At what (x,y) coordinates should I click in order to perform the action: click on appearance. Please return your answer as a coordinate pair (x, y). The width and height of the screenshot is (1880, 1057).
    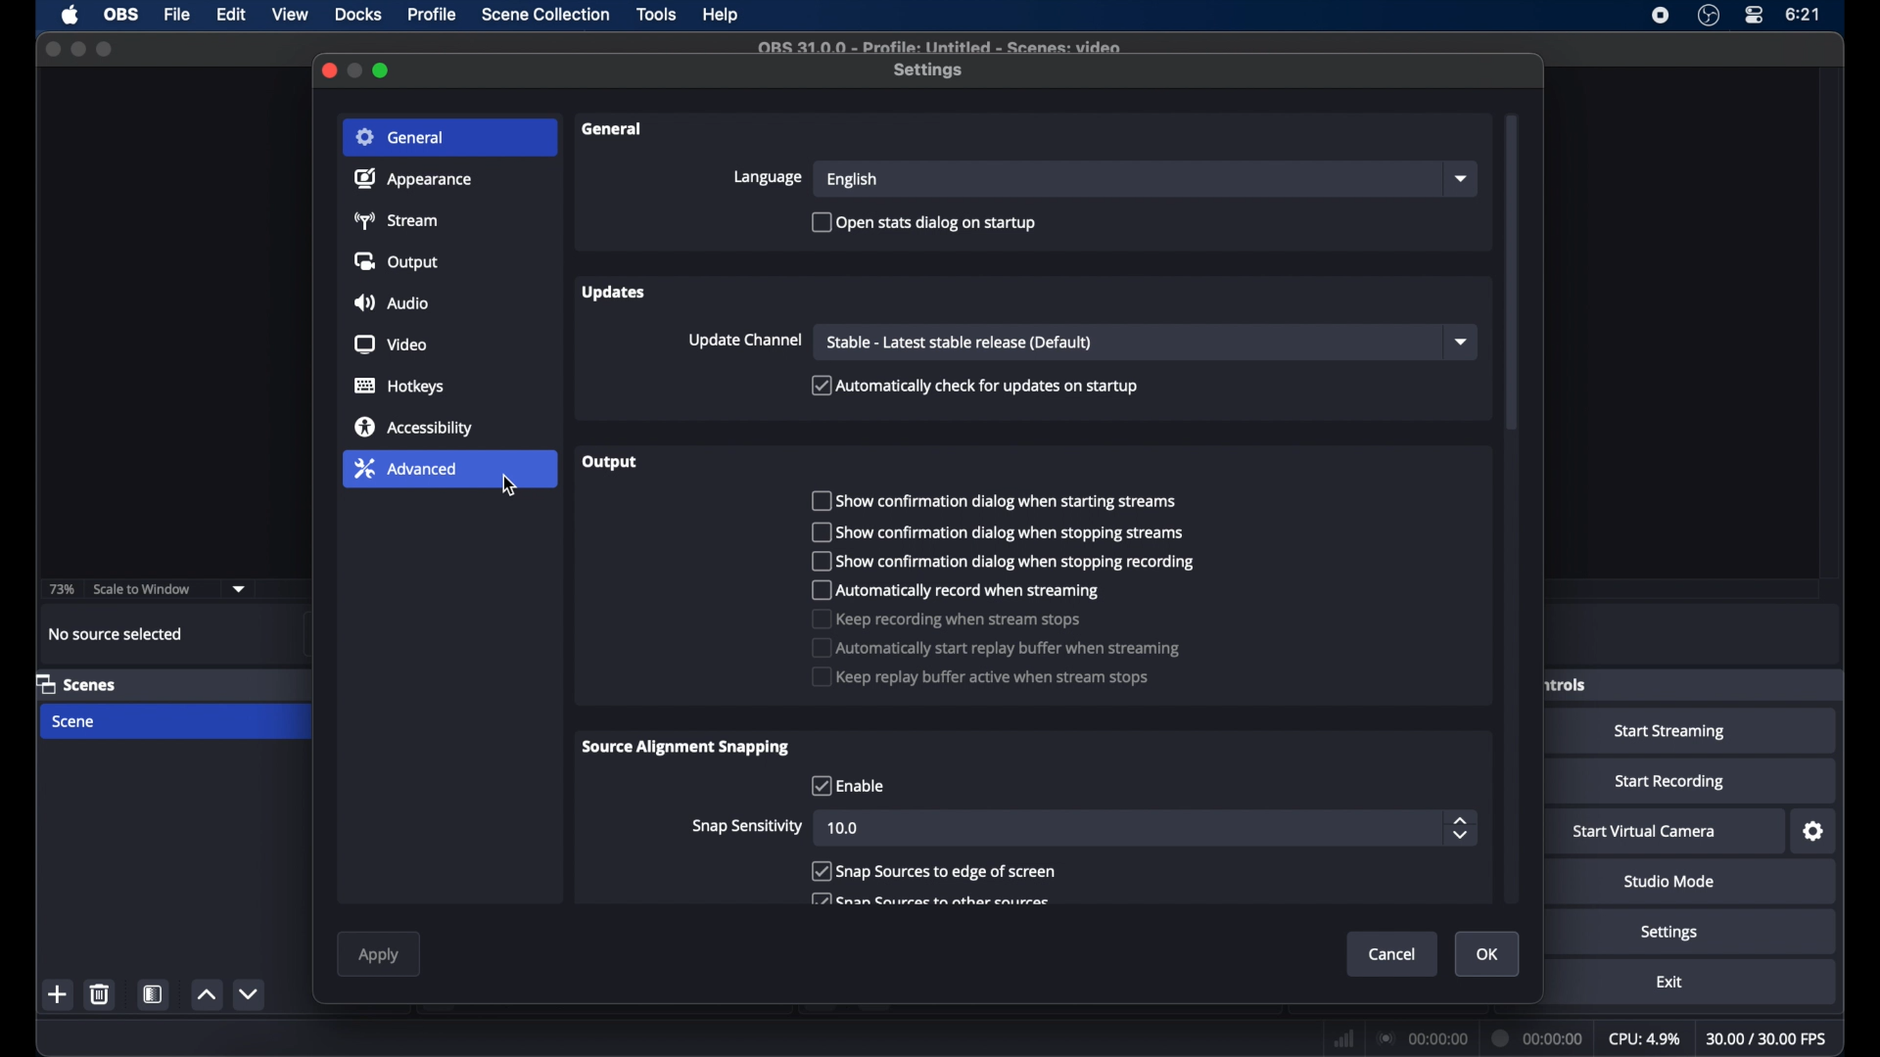
    Looking at the image, I should click on (413, 178).